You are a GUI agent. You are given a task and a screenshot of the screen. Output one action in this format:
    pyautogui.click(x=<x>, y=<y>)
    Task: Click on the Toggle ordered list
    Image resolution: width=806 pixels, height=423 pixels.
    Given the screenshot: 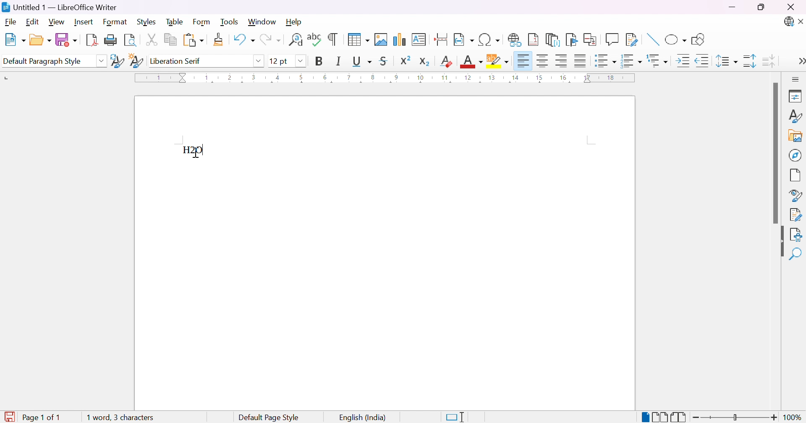 What is the action you would take?
    pyautogui.click(x=632, y=60)
    